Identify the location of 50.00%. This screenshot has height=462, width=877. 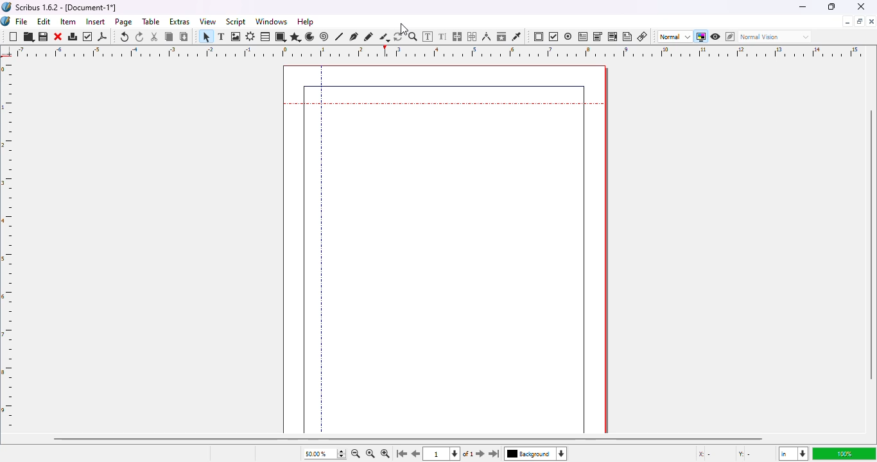
(313, 454).